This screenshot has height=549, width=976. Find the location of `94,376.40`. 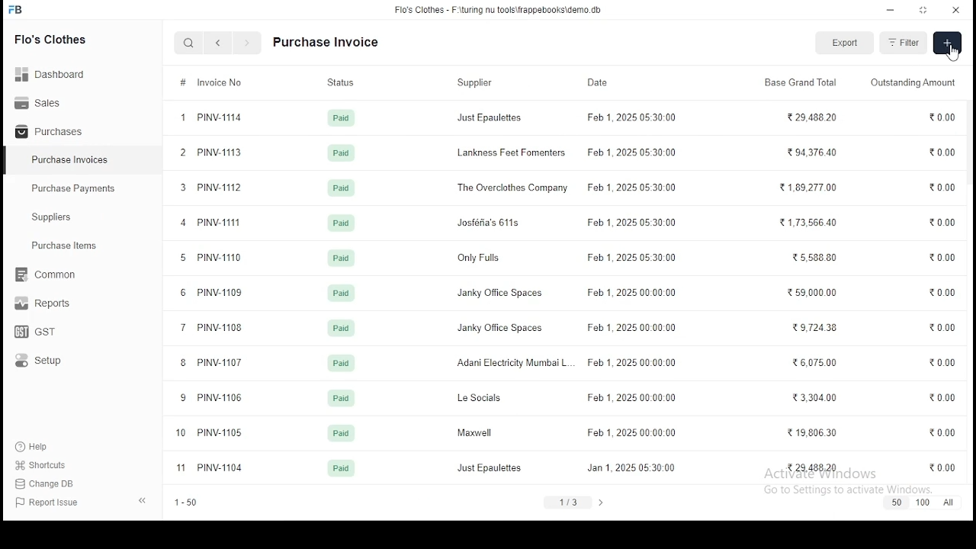

94,376.40 is located at coordinates (814, 152).